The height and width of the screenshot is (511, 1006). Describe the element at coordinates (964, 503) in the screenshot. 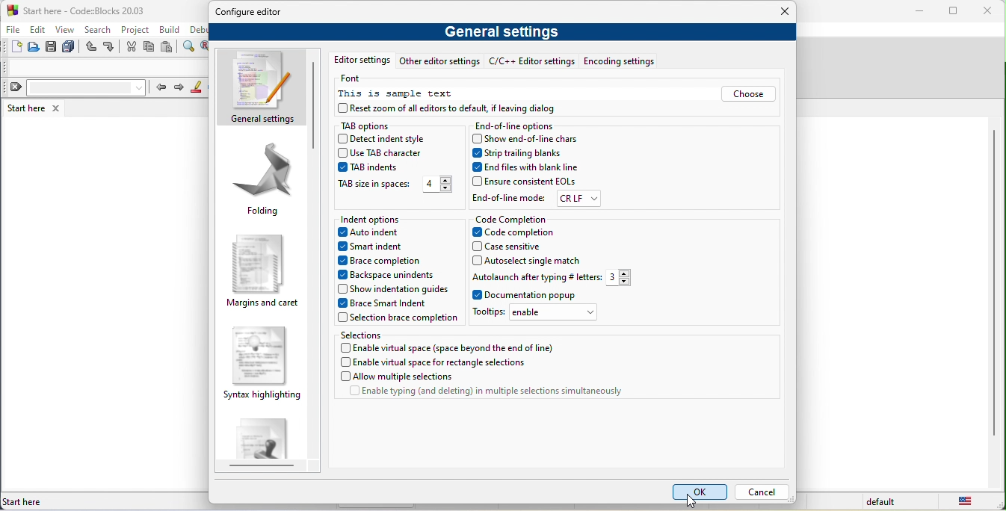

I see `united state` at that location.